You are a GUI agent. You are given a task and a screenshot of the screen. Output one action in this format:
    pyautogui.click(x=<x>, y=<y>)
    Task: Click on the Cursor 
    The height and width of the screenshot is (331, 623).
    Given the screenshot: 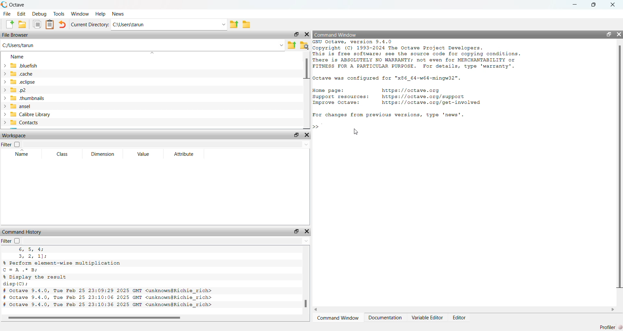 What is the action you would take?
    pyautogui.click(x=358, y=131)
    